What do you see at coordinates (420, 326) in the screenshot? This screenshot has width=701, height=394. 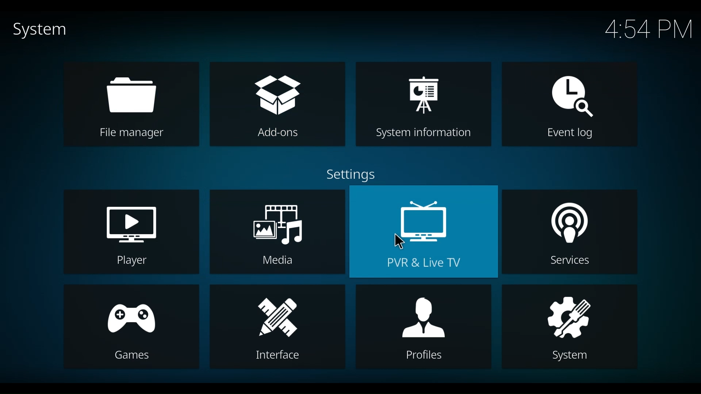 I see `Profiles` at bounding box center [420, 326].